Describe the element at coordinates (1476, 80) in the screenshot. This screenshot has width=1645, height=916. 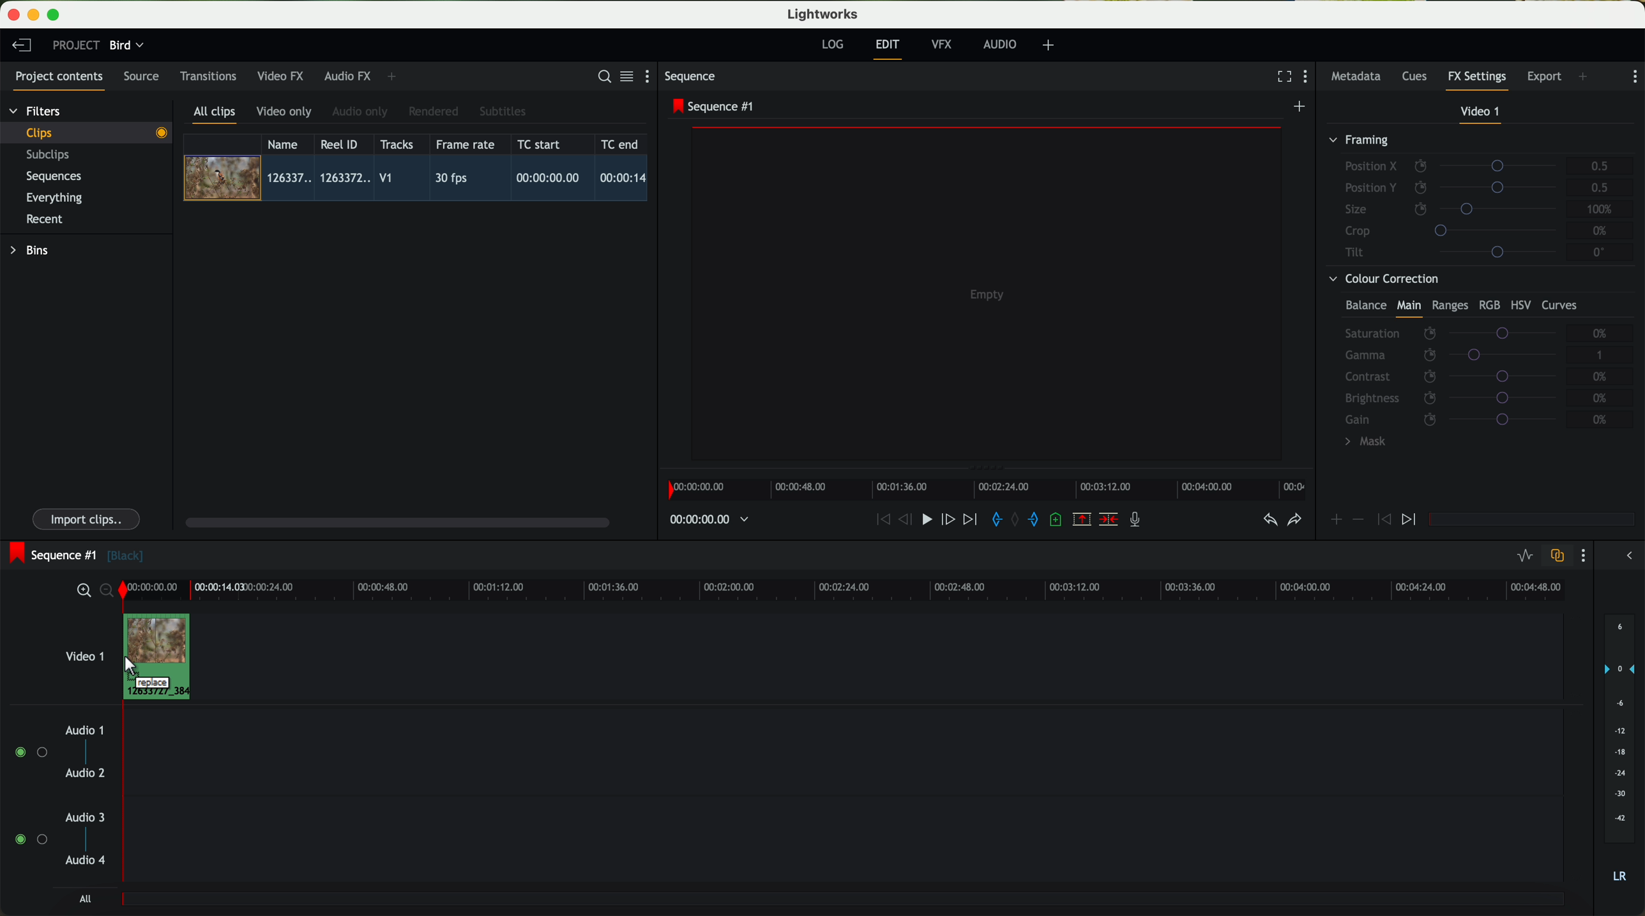
I see `fx settings` at that location.